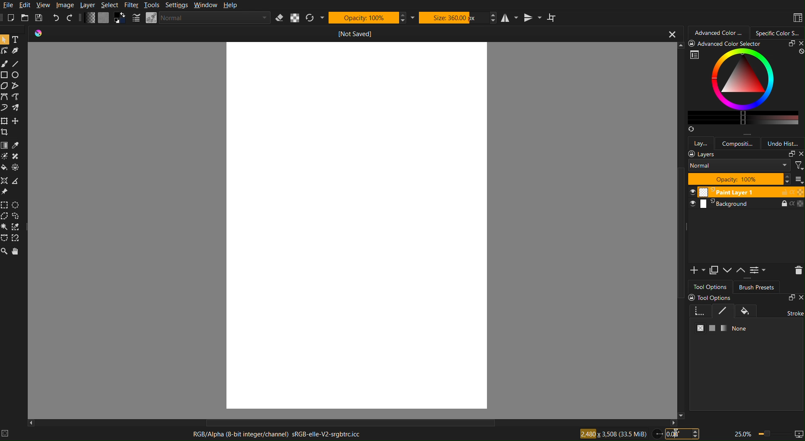 Image resolution: width=805 pixels, height=441 pixels. I want to click on Tool Options, so click(747, 319).